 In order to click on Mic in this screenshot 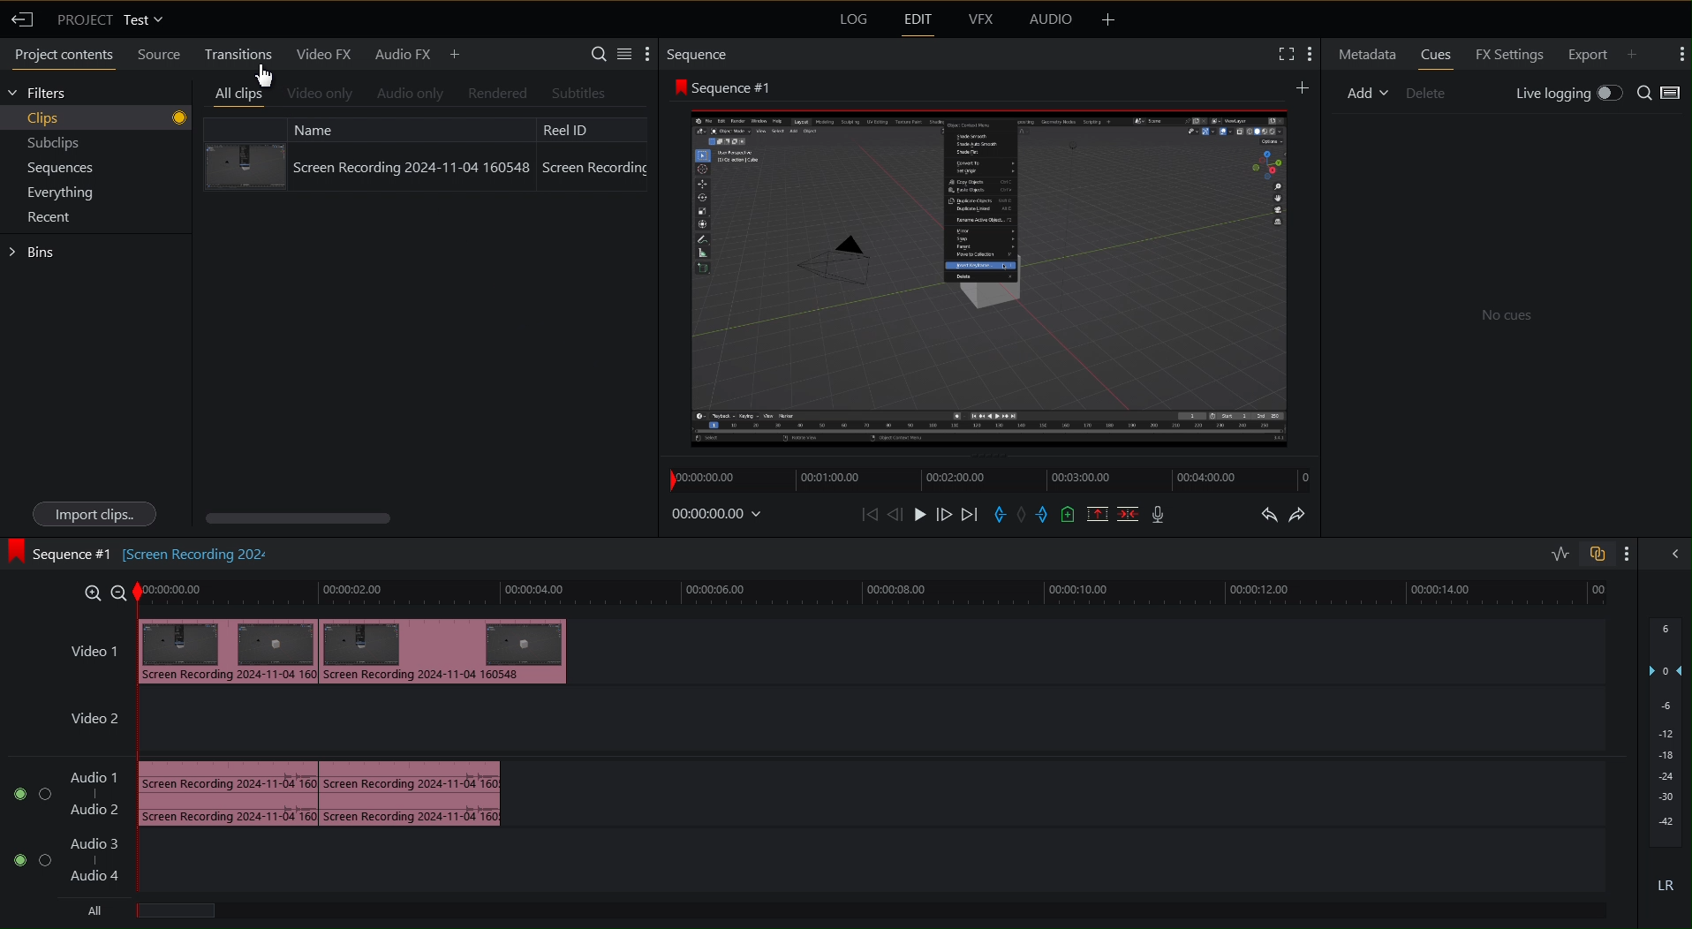, I will do `click(1158, 514)`.